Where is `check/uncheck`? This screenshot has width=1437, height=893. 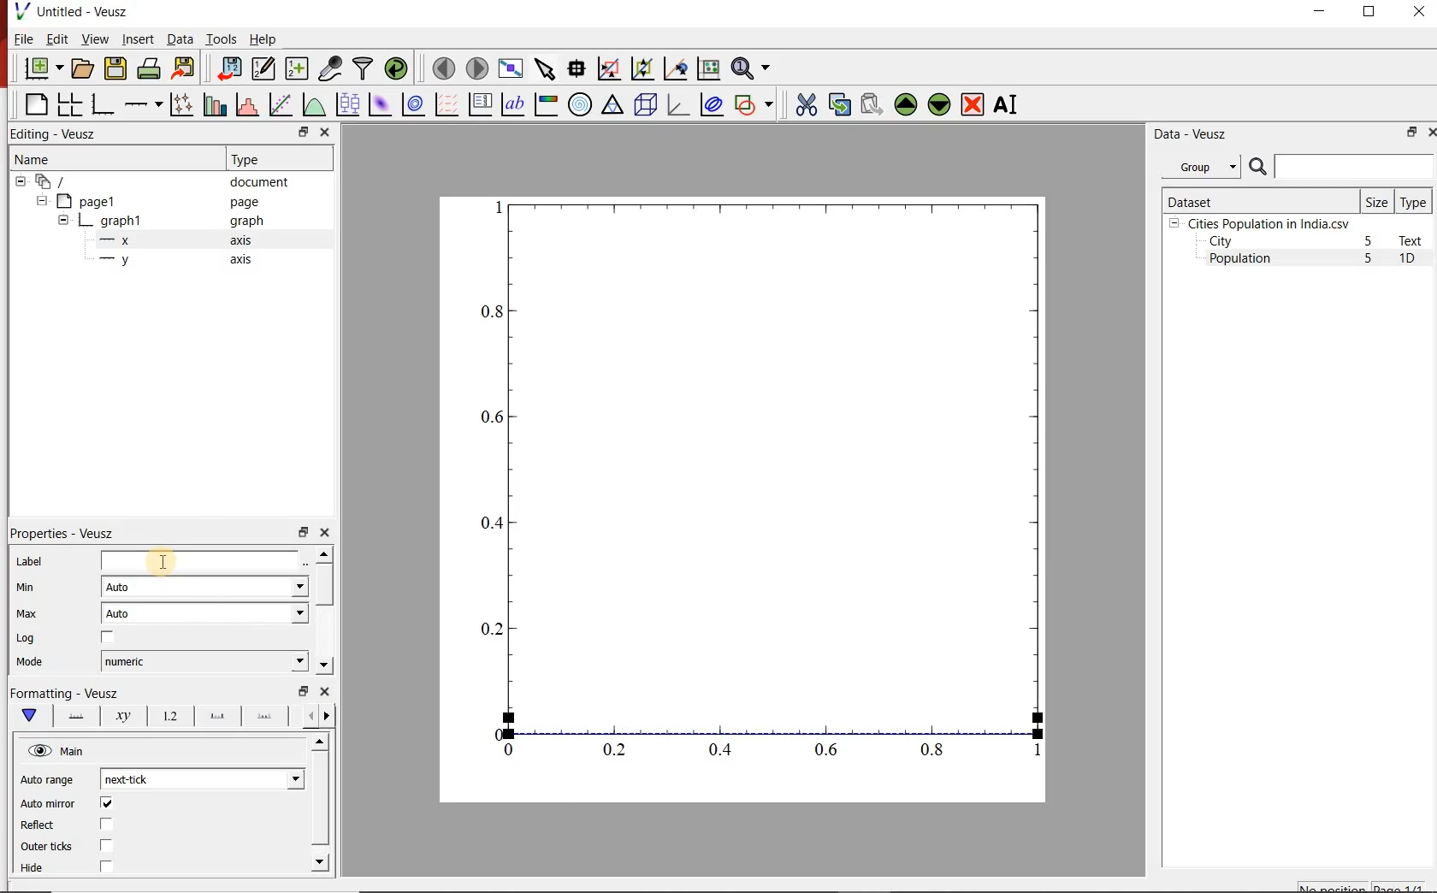 check/uncheck is located at coordinates (106, 847).